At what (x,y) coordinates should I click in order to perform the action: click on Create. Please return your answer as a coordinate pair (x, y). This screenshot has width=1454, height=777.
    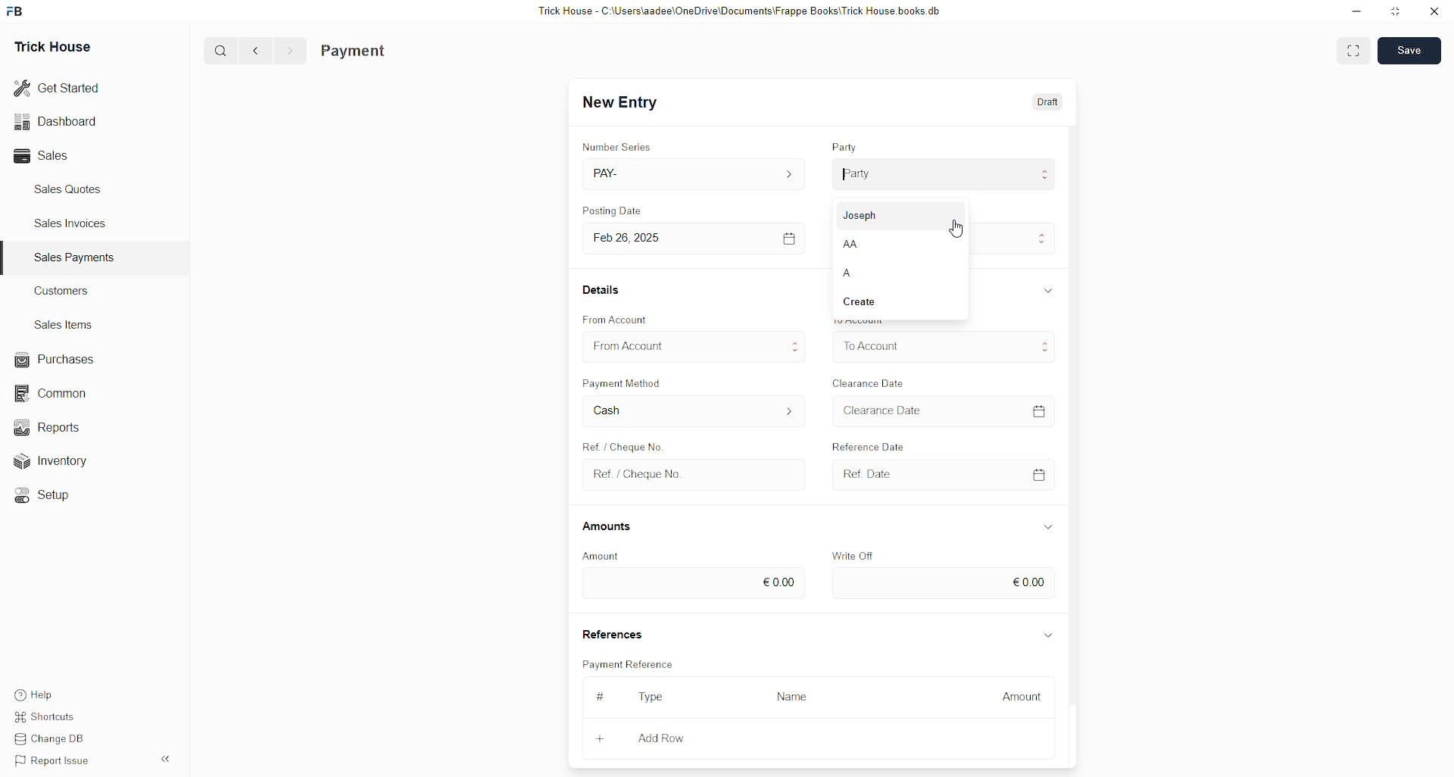
    Looking at the image, I should click on (897, 304).